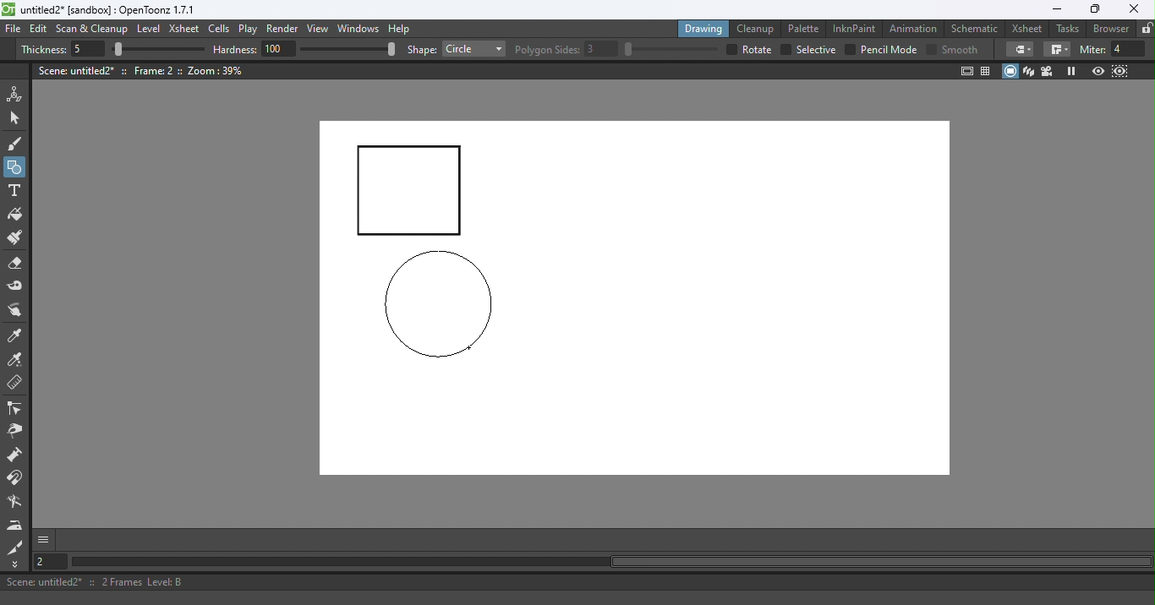  What do you see at coordinates (158, 50) in the screenshot?
I see `slider` at bounding box center [158, 50].